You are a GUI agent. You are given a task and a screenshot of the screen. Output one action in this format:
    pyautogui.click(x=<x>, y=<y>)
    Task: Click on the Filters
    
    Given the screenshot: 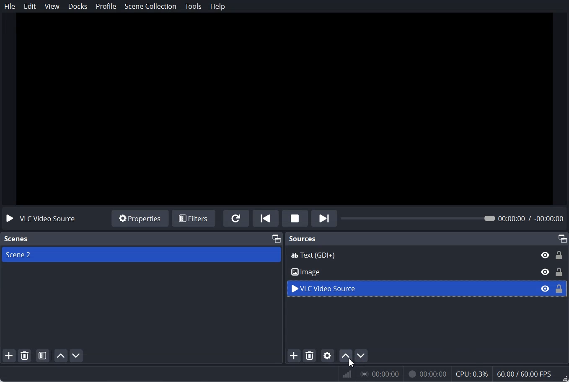 What is the action you would take?
    pyautogui.click(x=194, y=218)
    